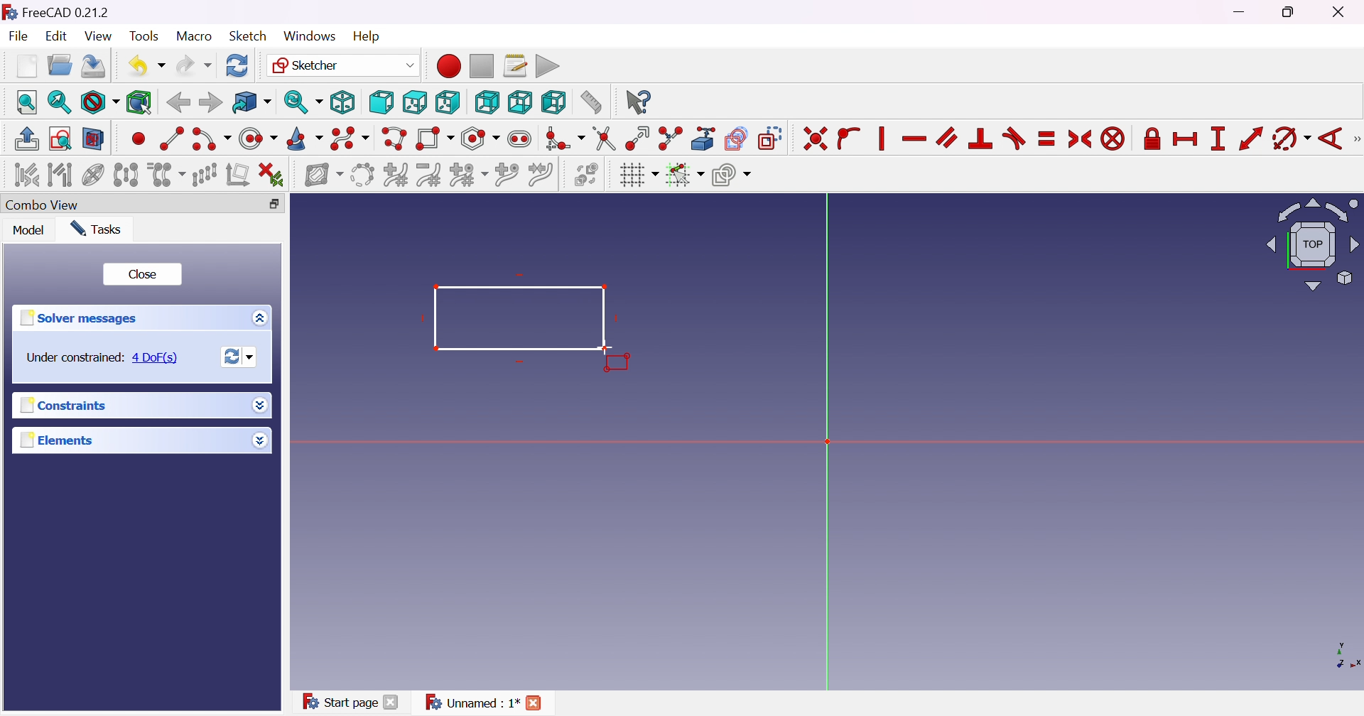 This screenshot has height=716, width=1364. I want to click on Create point, so click(138, 141).